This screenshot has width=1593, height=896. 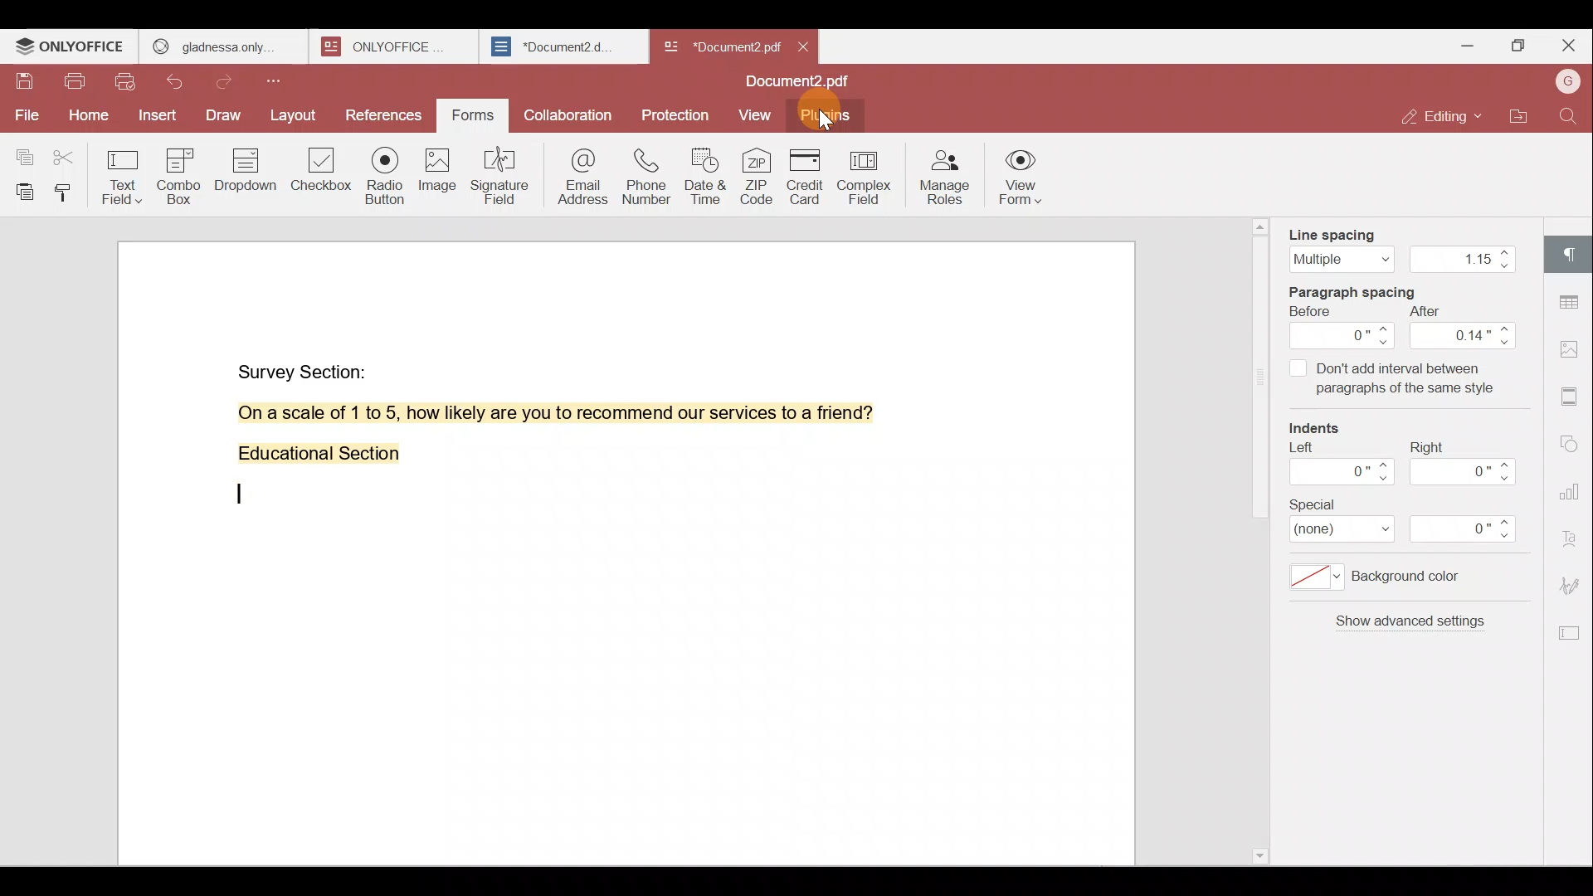 What do you see at coordinates (1468, 463) in the screenshot?
I see `Right` at bounding box center [1468, 463].